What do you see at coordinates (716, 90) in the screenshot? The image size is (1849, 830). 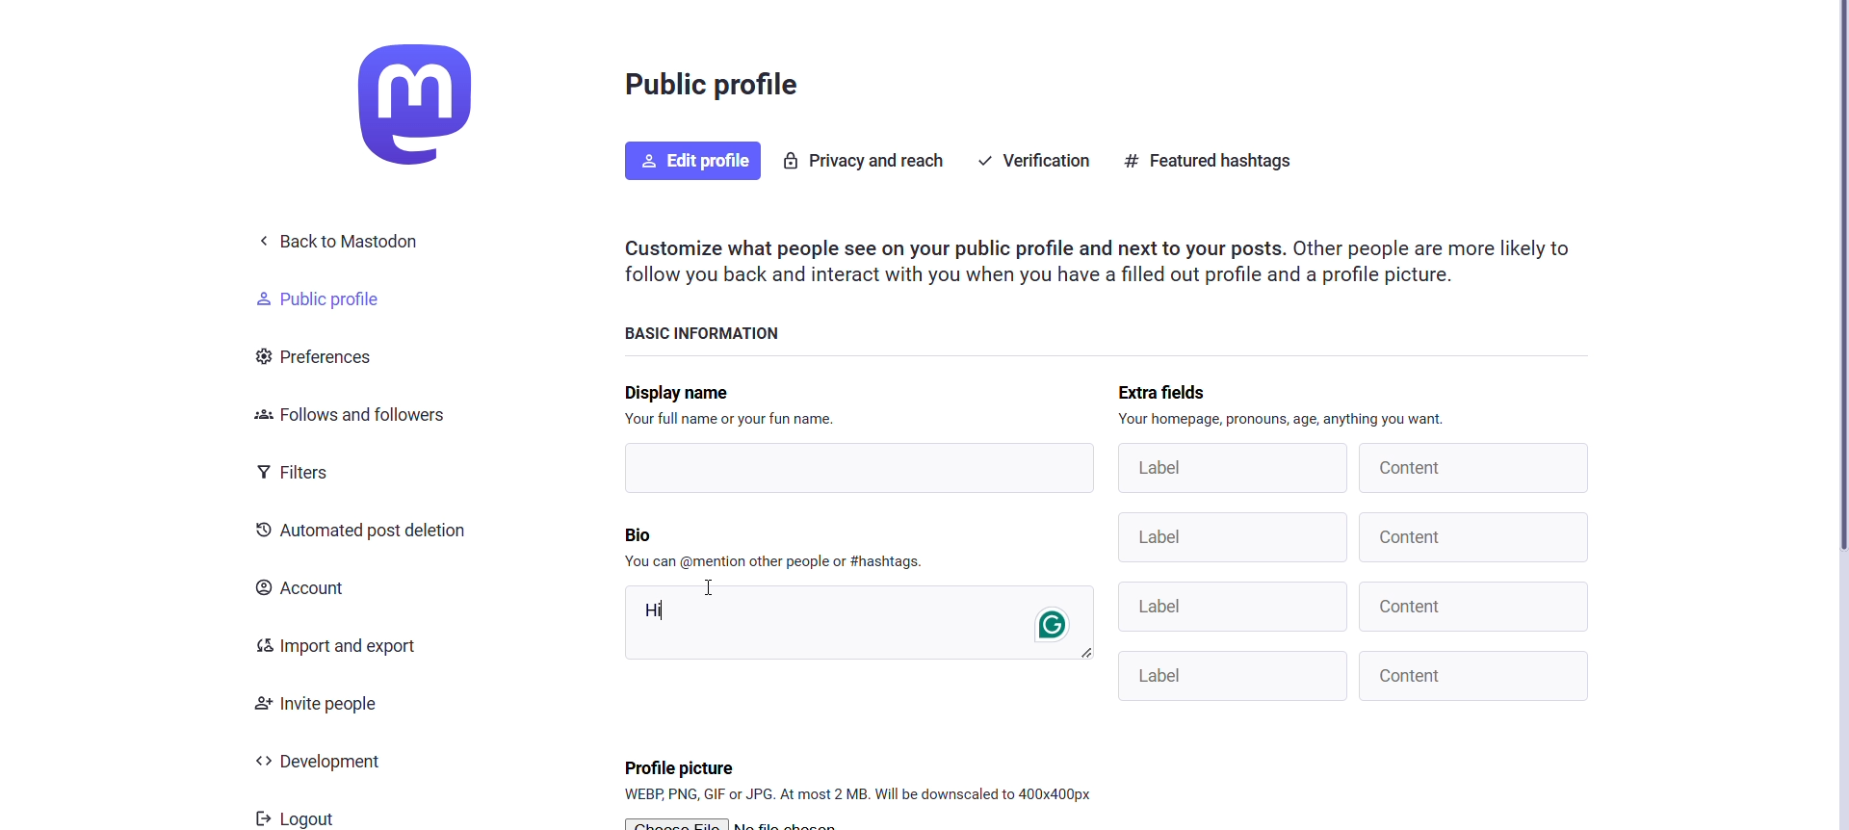 I see `Public Profile` at bounding box center [716, 90].